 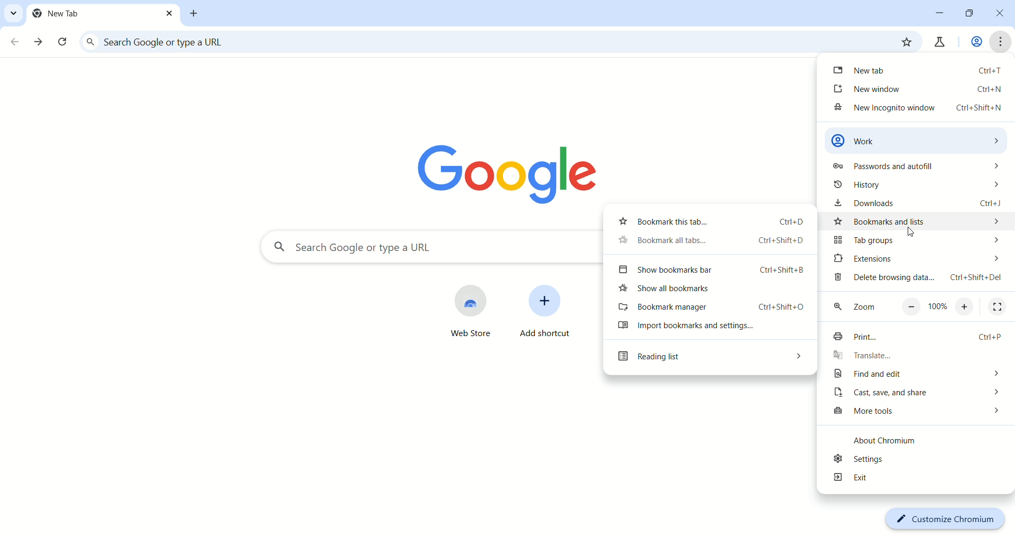 I want to click on chrome lab, so click(x=938, y=44).